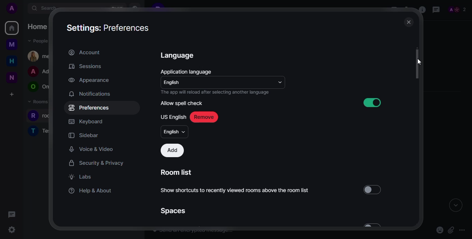 Image resolution: width=472 pixels, height=239 pixels. What do you see at coordinates (457, 9) in the screenshot?
I see `people` at bounding box center [457, 9].